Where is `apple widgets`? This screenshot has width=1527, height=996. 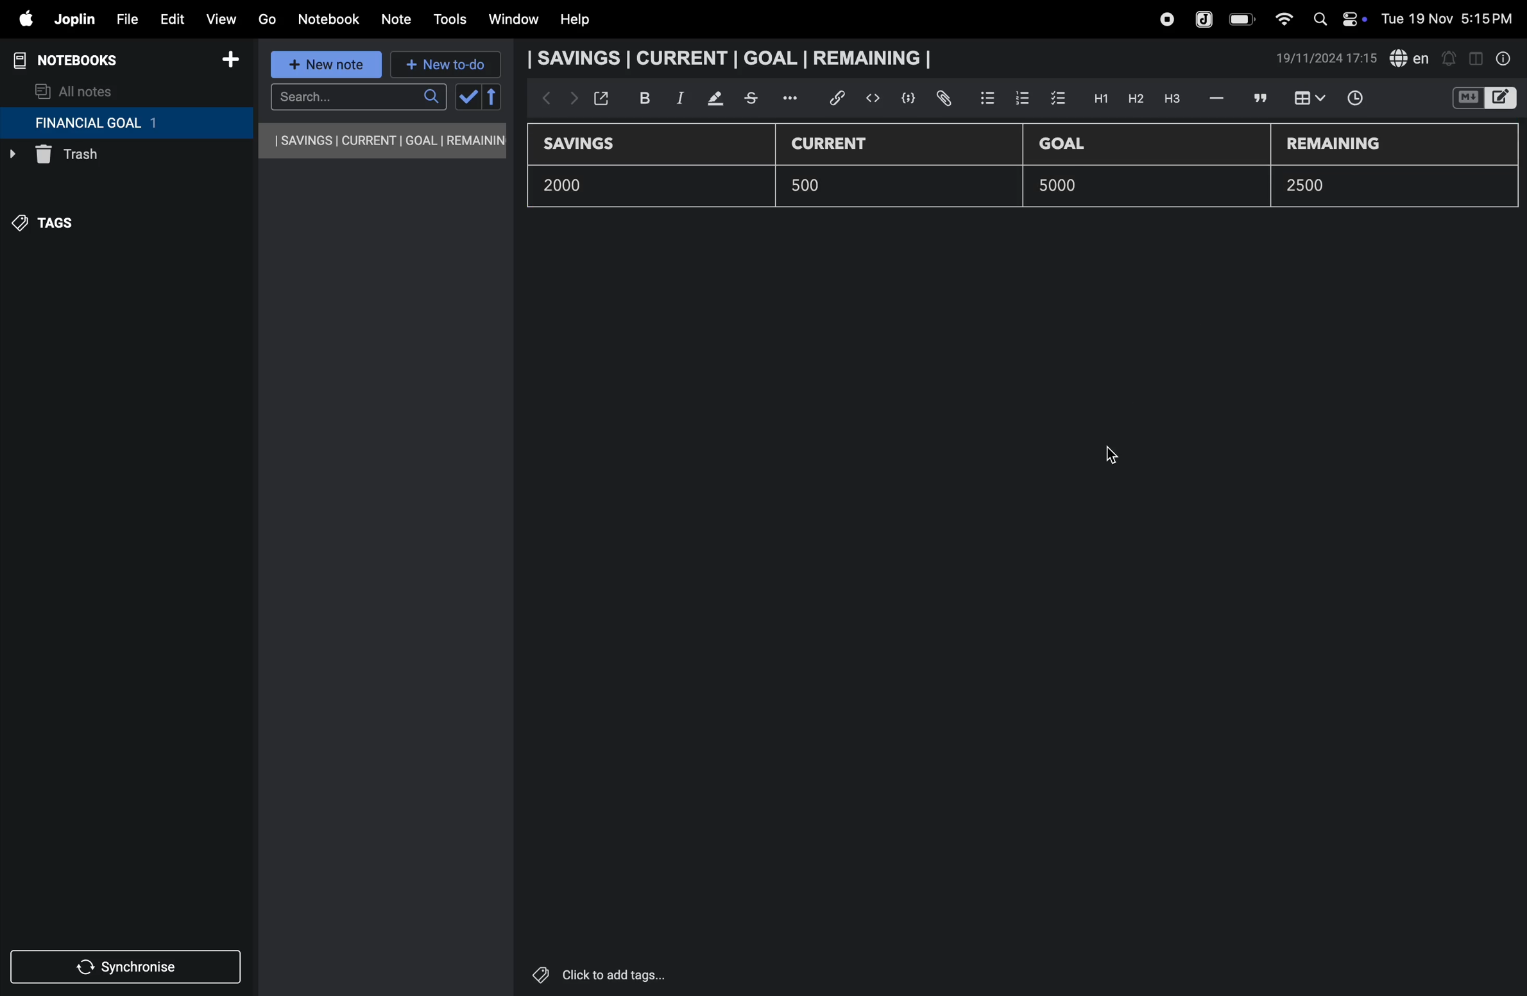
apple widgets is located at coordinates (1336, 17).